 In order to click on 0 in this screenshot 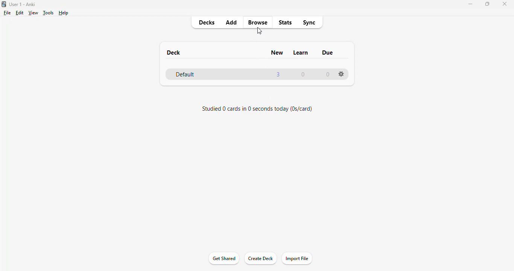, I will do `click(303, 74)`.